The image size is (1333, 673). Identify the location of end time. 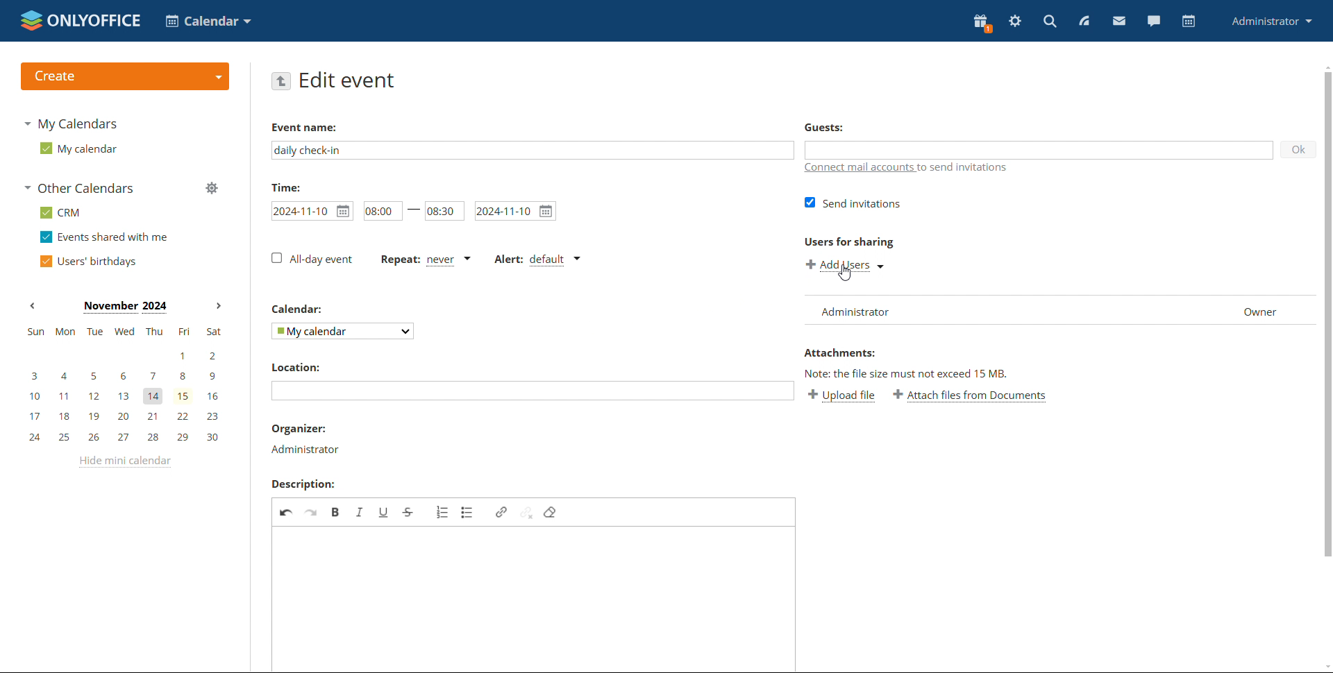
(444, 209).